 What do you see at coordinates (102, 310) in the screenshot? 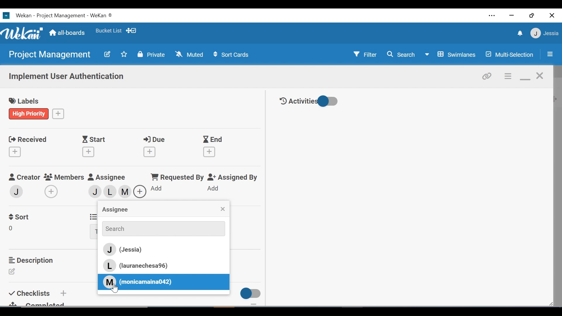
I see `horizontal scroll bar` at bounding box center [102, 310].